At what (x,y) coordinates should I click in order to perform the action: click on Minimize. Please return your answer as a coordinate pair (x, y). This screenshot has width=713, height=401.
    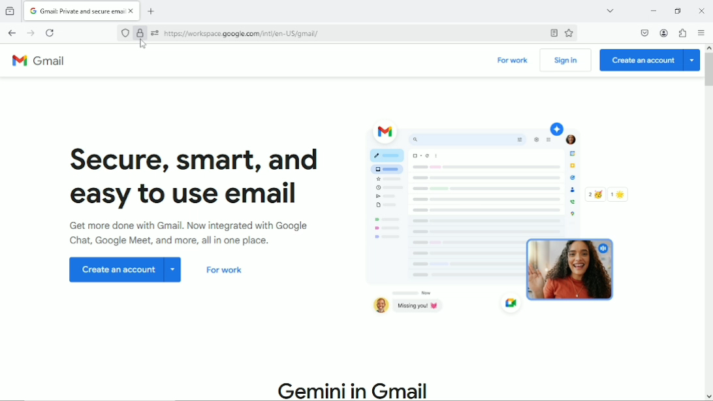
    Looking at the image, I should click on (652, 10).